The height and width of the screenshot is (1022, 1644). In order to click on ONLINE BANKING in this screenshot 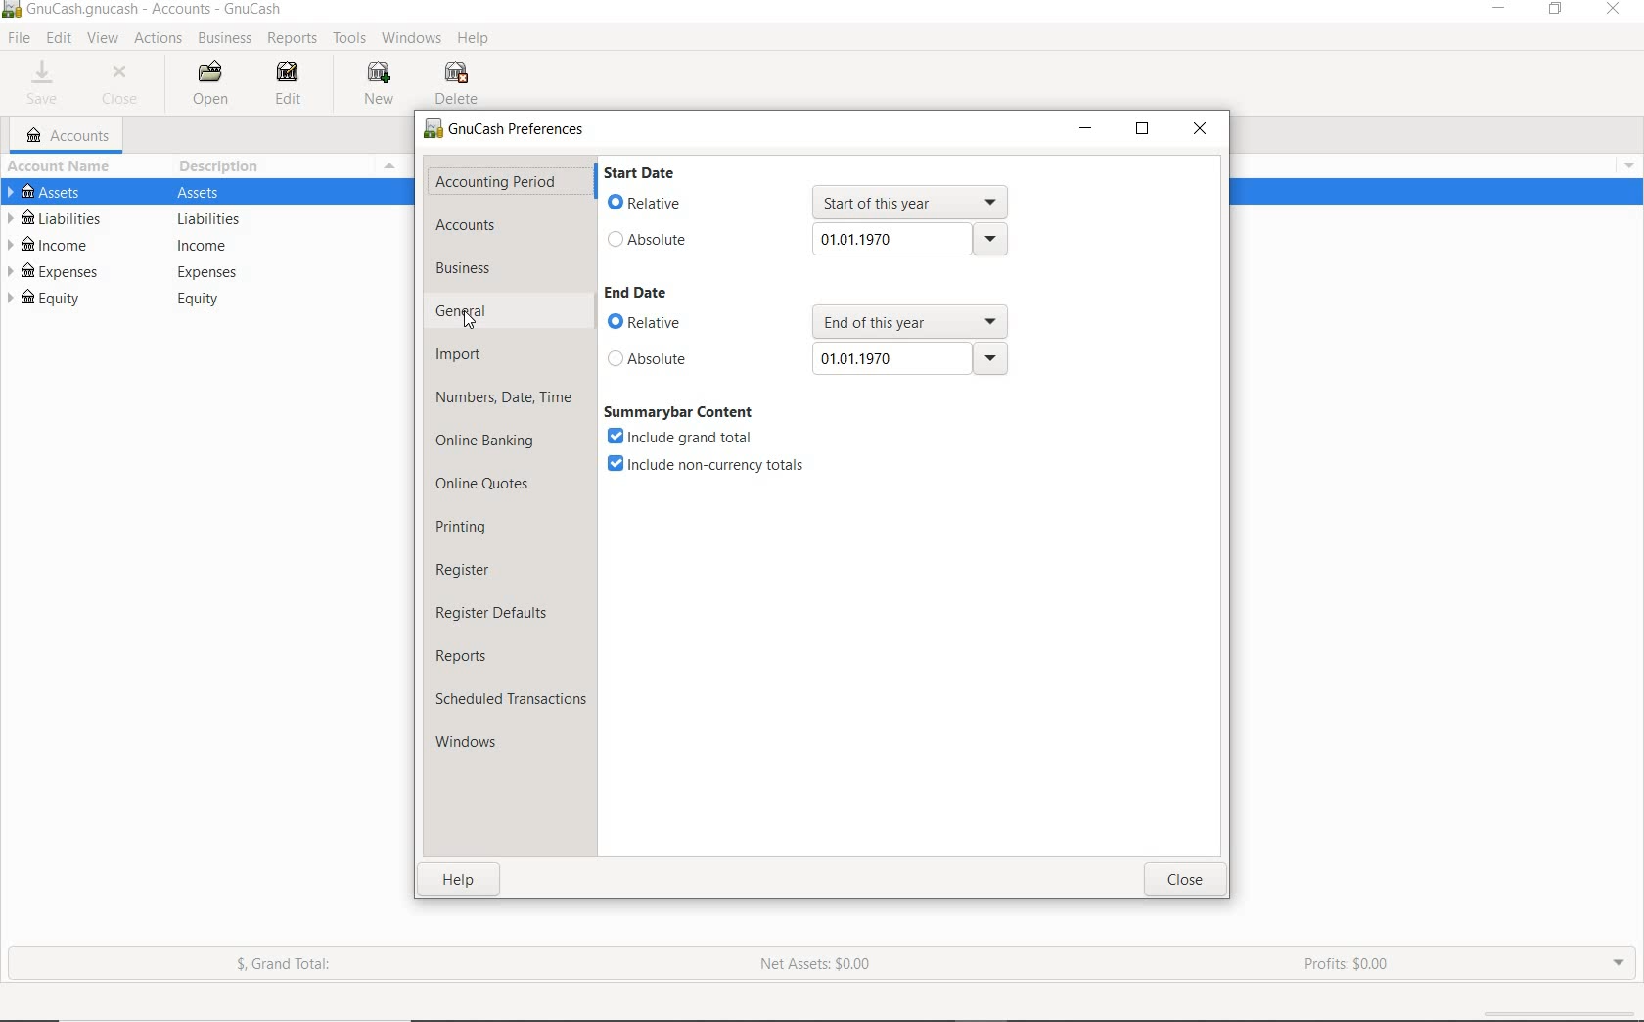, I will do `click(491, 441)`.